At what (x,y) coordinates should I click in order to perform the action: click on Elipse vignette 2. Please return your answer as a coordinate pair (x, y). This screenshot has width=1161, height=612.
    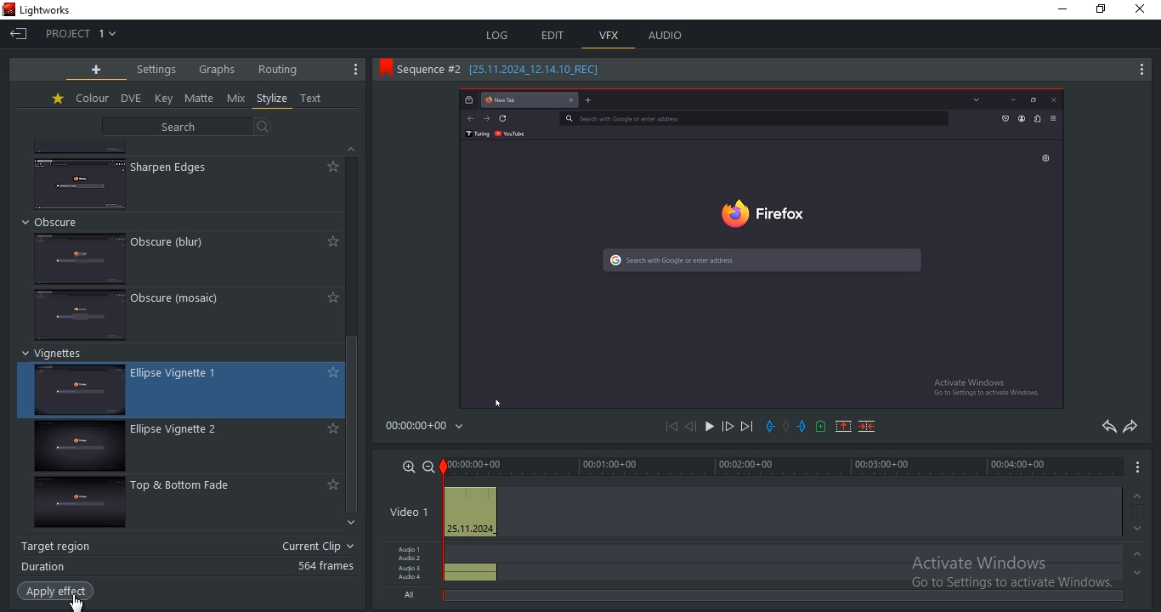
    Looking at the image, I should click on (188, 432).